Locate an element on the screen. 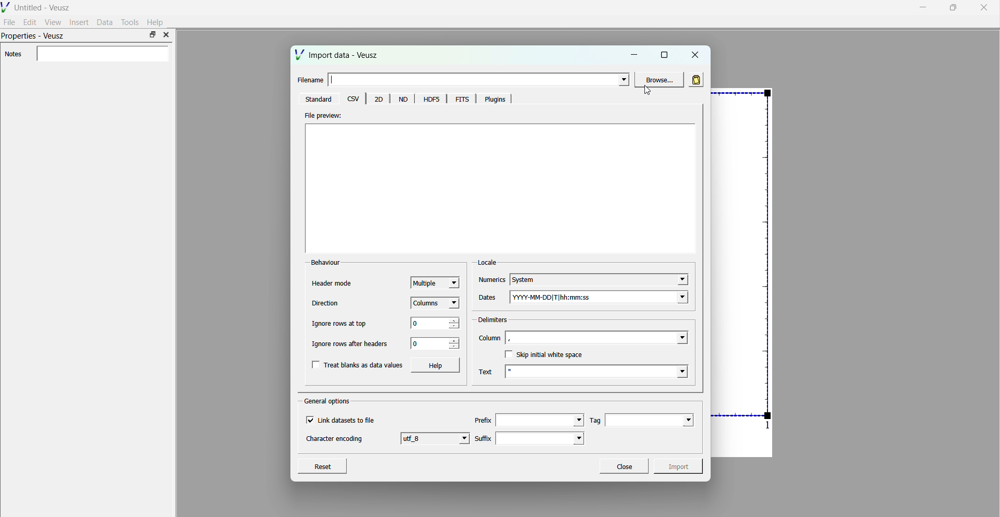 This screenshot has height=517, width=1000. maximise is located at coordinates (951, 7).